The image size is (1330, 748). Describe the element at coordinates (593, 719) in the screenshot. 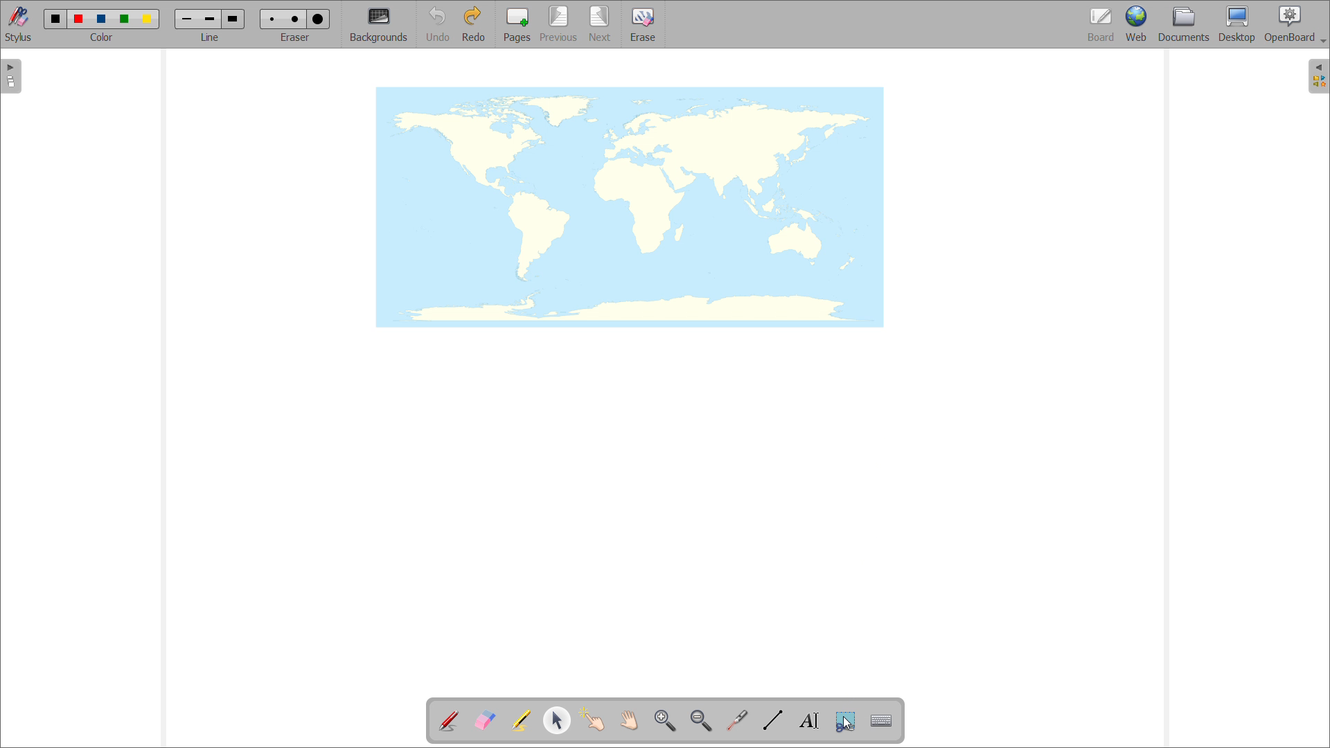

I see `interact with items` at that location.